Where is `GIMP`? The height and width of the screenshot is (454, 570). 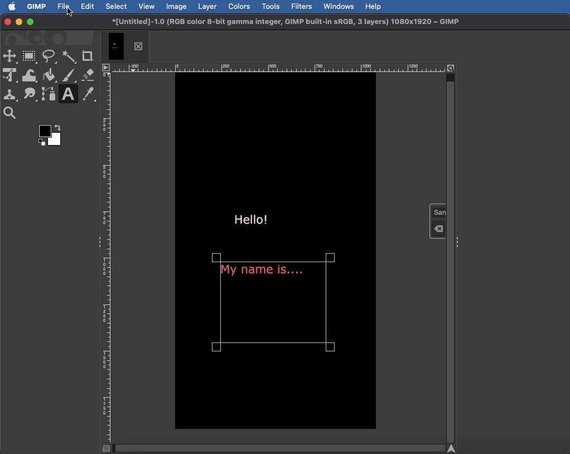 GIMP is located at coordinates (37, 7).